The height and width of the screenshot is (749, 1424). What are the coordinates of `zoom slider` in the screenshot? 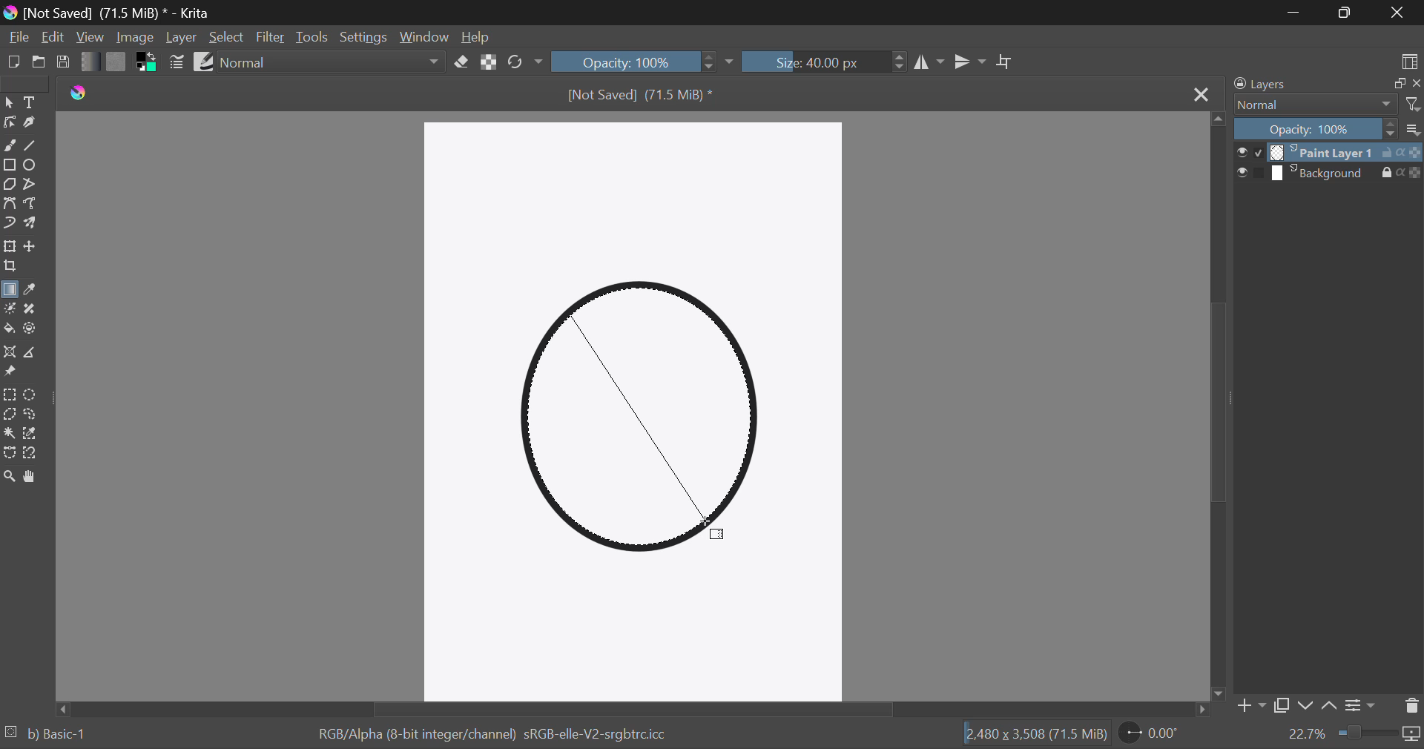 It's located at (1368, 731).